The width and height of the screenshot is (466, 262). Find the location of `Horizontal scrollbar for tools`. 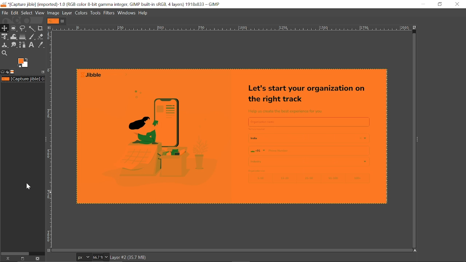

Horizontal scrollbar for tools is located at coordinates (15, 253).